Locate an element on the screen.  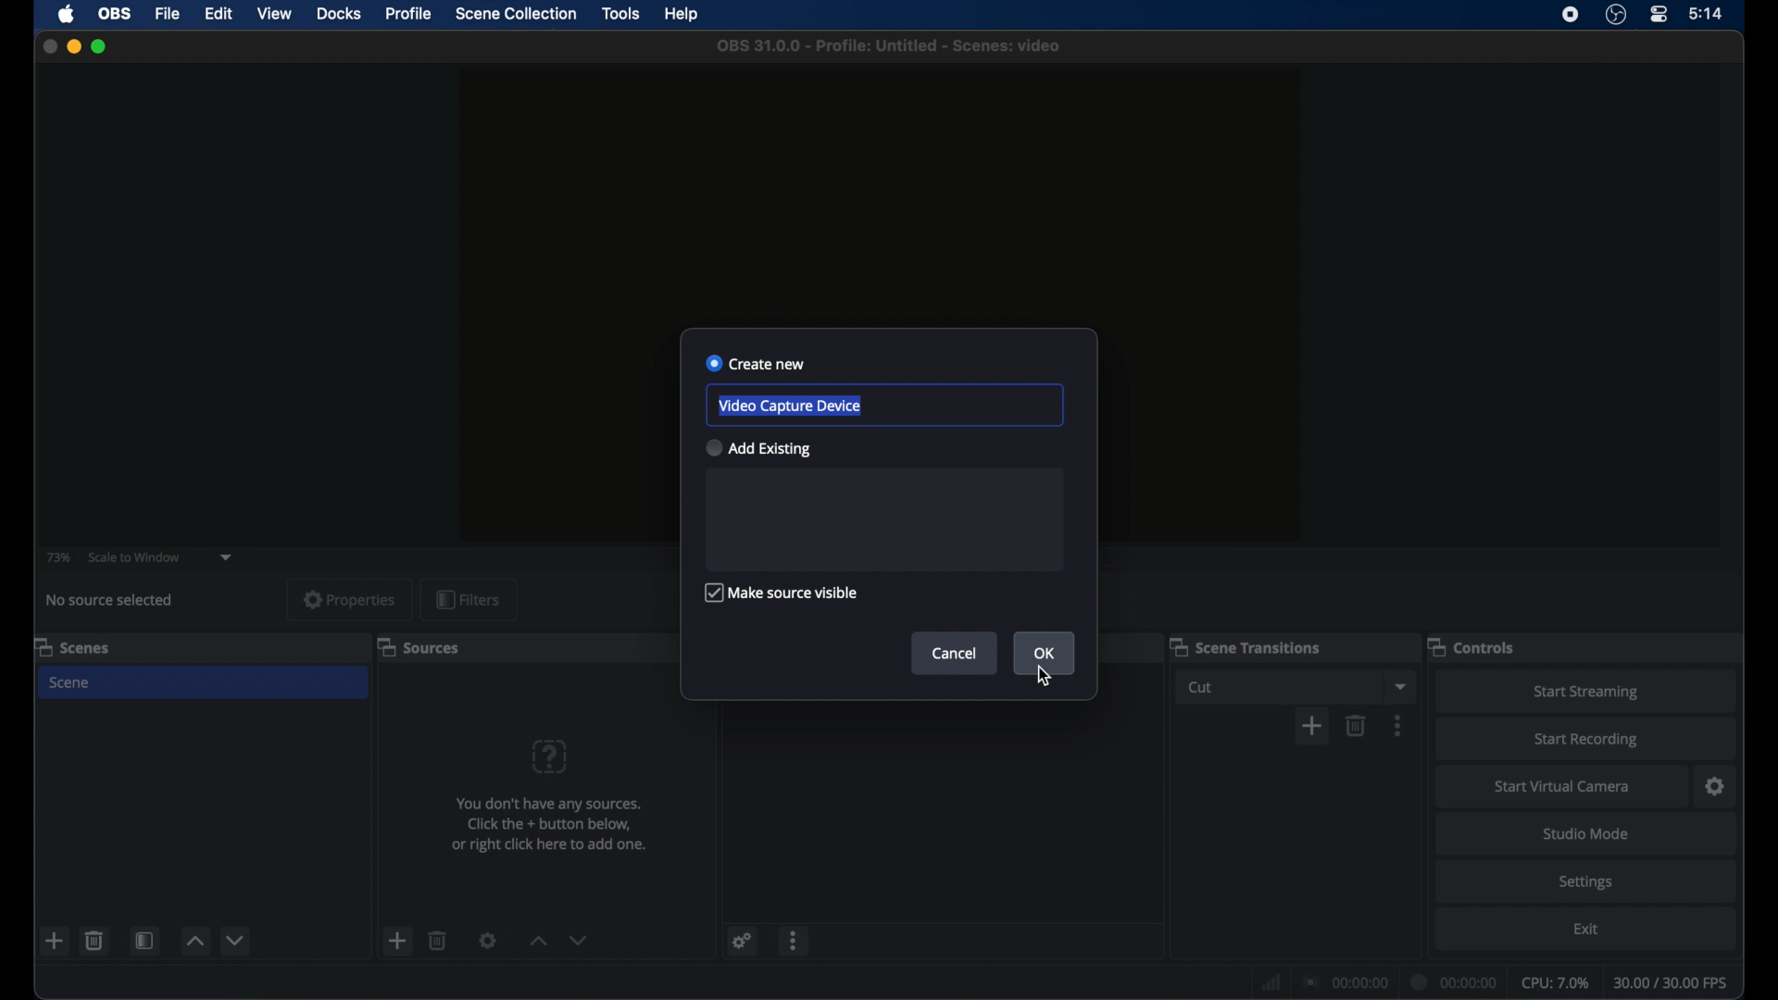
scene filter is located at coordinates (144, 941).